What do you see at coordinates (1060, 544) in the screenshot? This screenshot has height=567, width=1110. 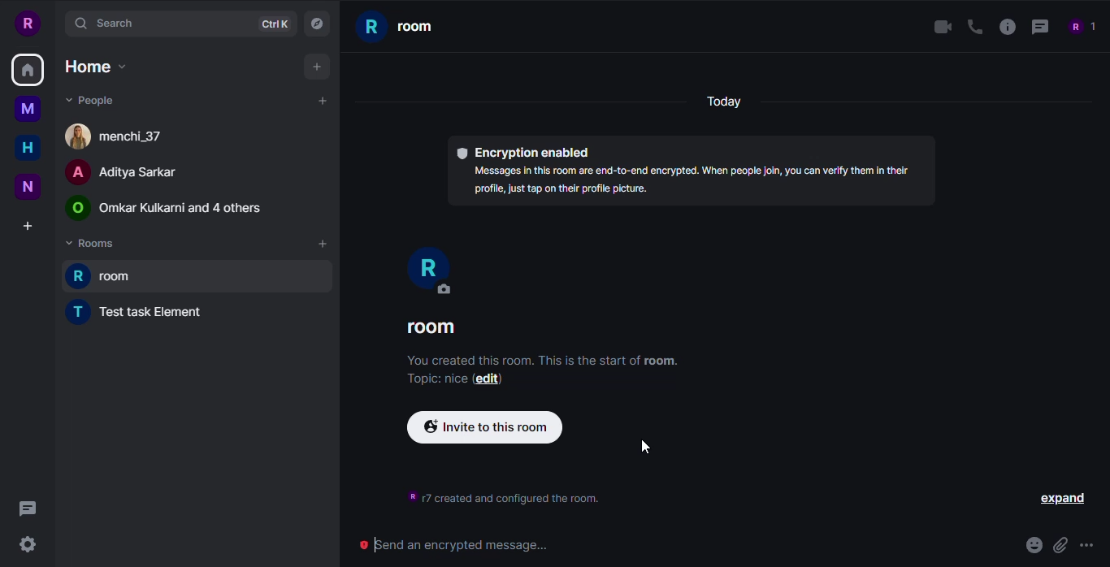 I see `attach` at bounding box center [1060, 544].